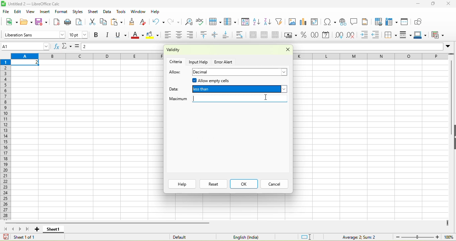 The height and width of the screenshot is (241, 456). What do you see at coordinates (167, 35) in the screenshot?
I see `align left` at bounding box center [167, 35].